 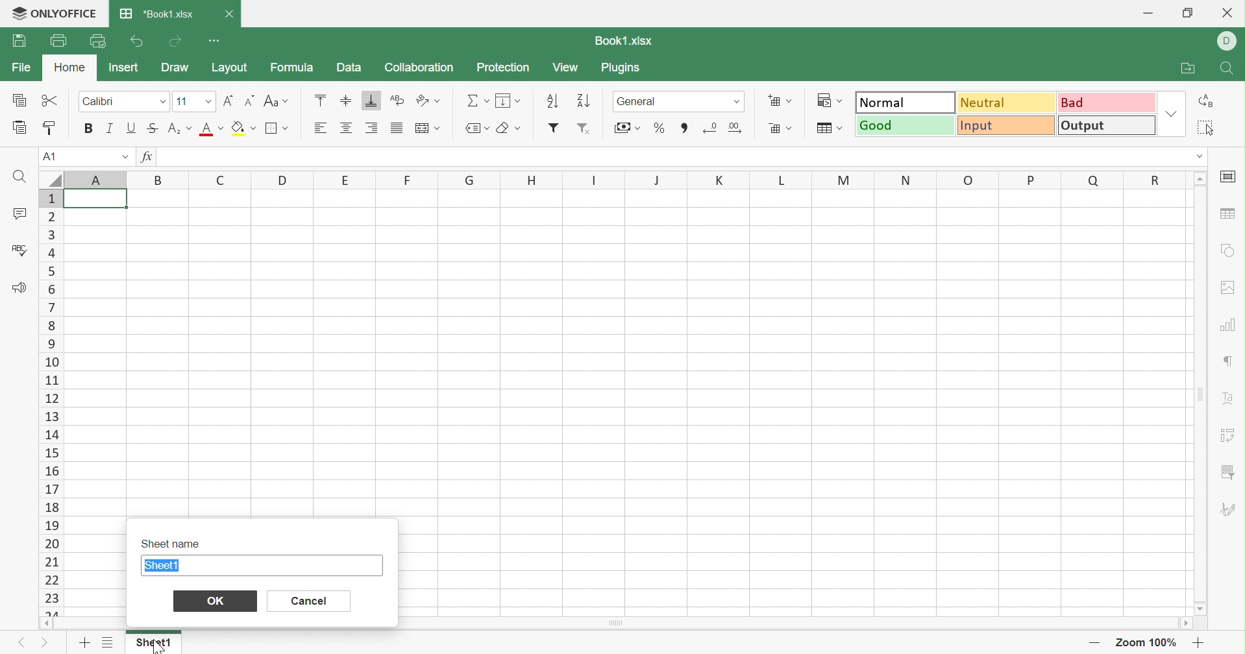 I want to click on Comma style, so click(x=684, y=127).